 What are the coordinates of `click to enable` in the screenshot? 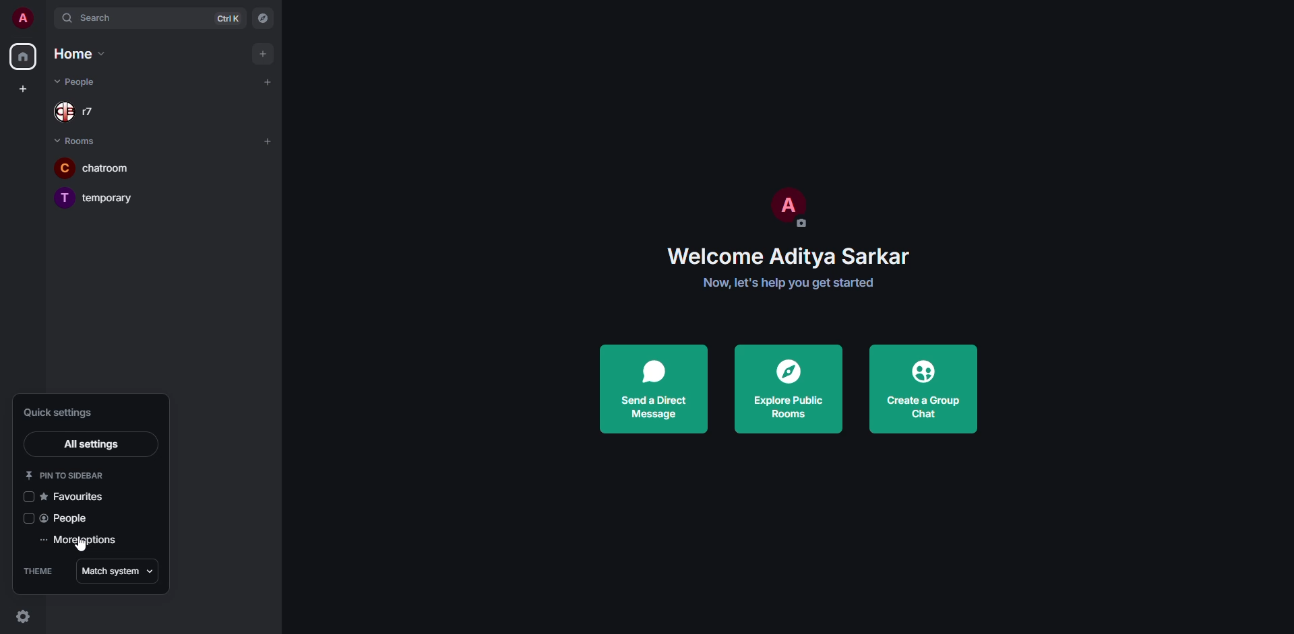 It's located at (26, 518).